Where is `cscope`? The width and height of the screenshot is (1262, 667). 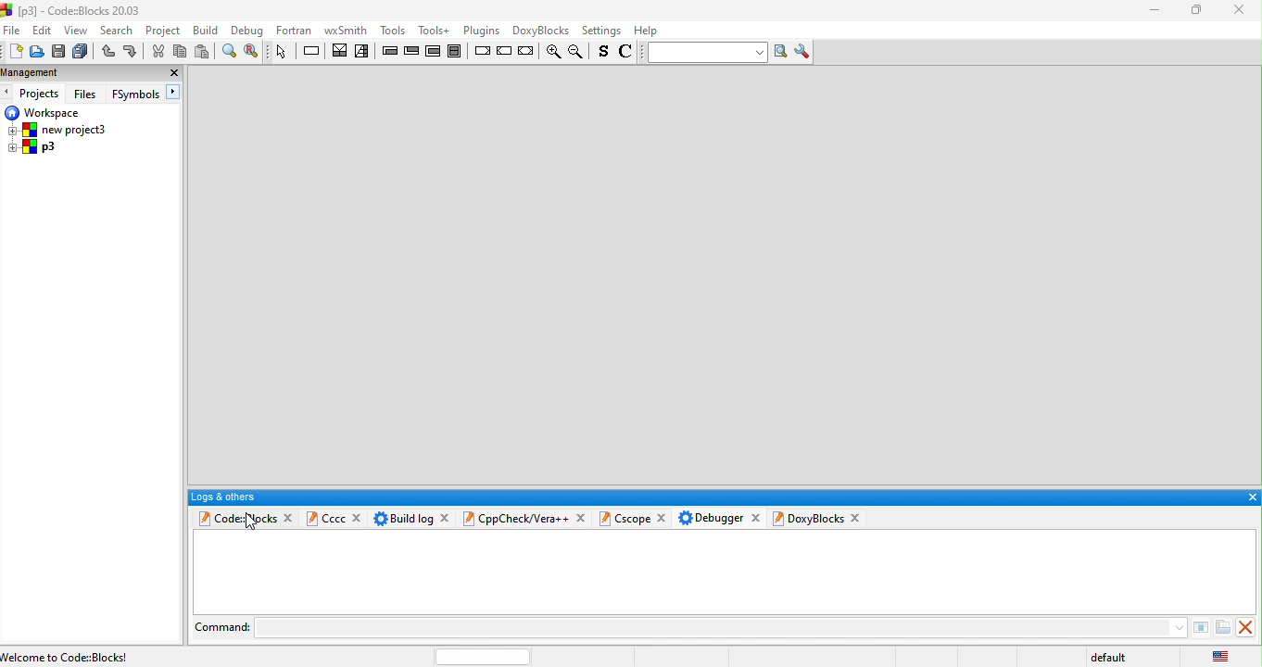 cscope is located at coordinates (626, 518).